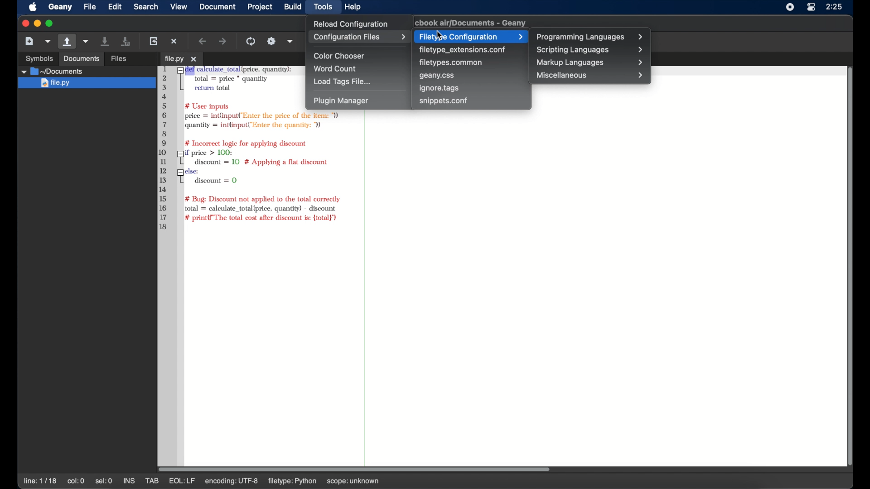 Image resolution: width=870 pixels, height=489 pixels. Describe the element at coordinates (130, 481) in the screenshot. I see `ins` at that location.